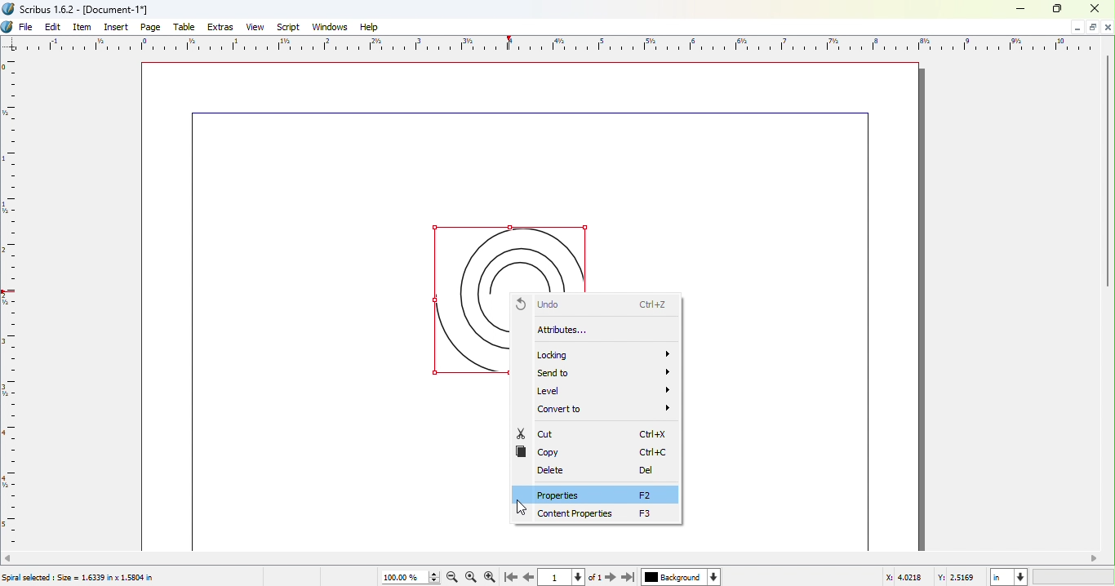  What do you see at coordinates (185, 28) in the screenshot?
I see `Table` at bounding box center [185, 28].